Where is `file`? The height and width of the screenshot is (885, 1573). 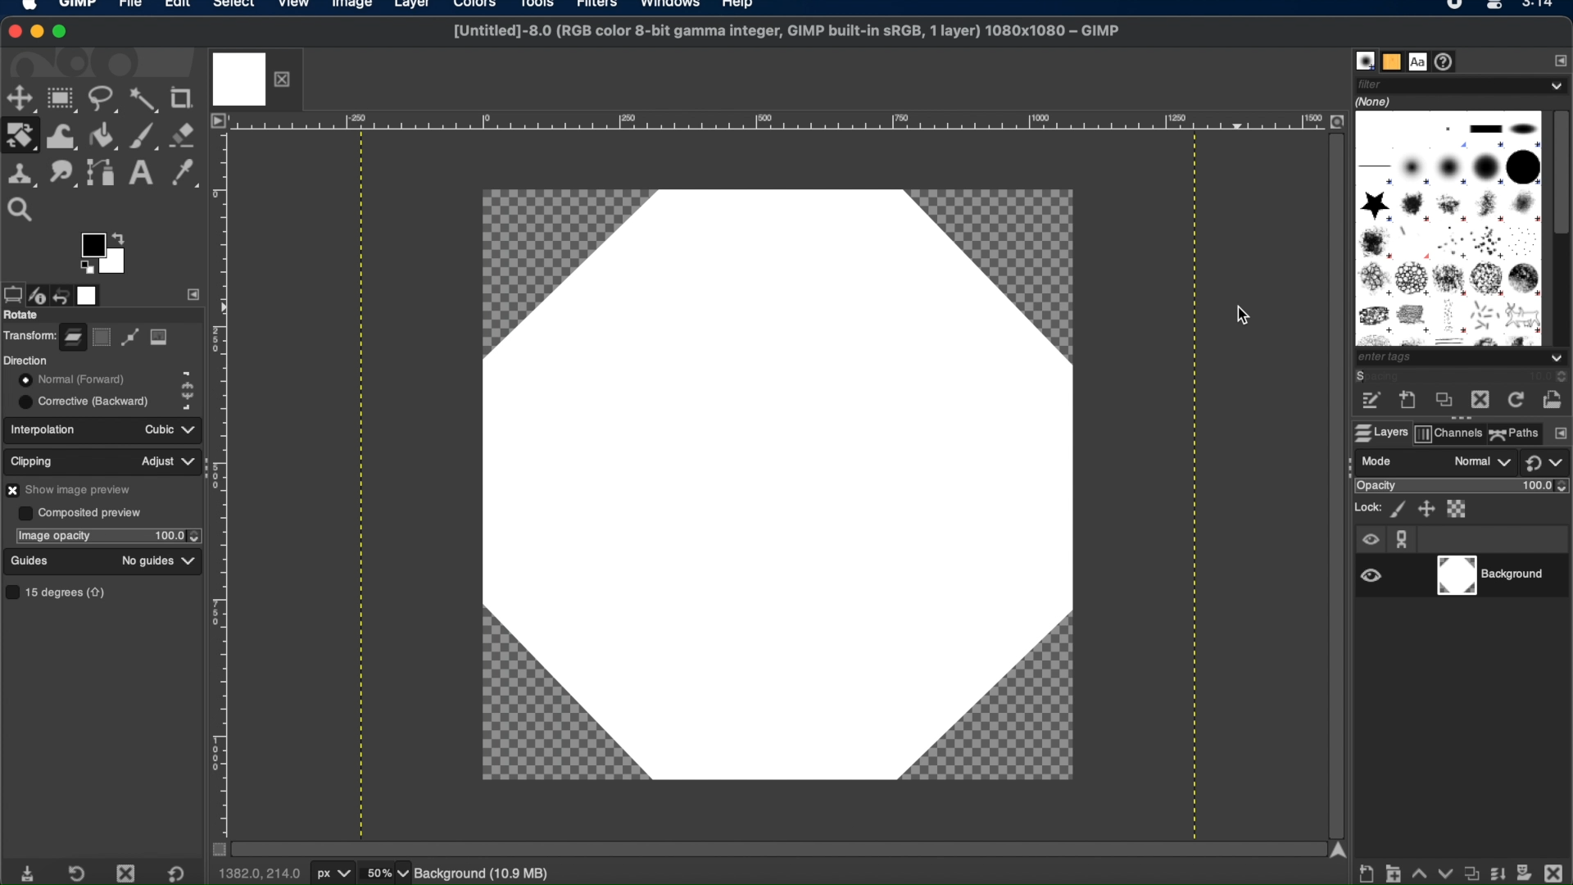 file is located at coordinates (130, 7).